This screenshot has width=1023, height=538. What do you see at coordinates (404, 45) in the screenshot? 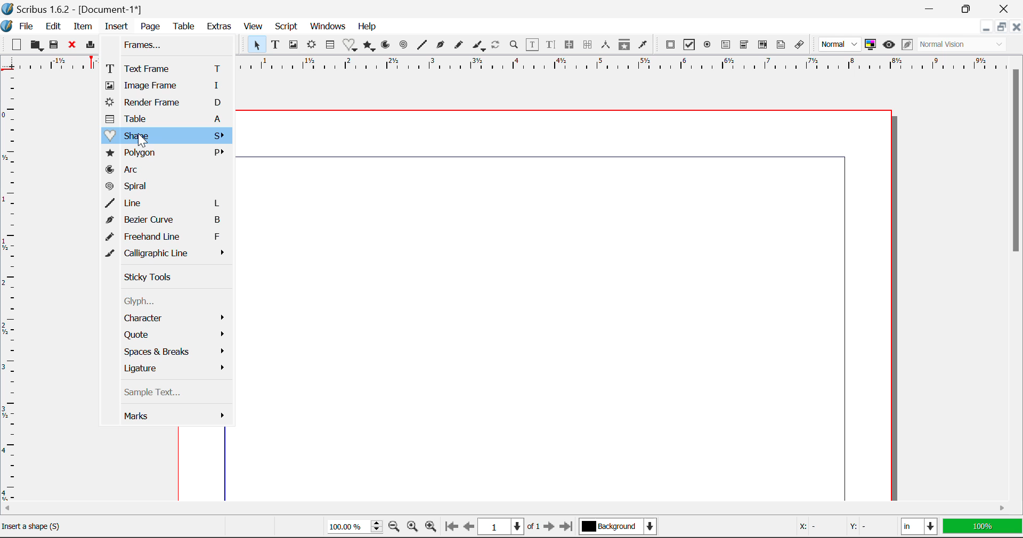
I see `Spiral` at bounding box center [404, 45].